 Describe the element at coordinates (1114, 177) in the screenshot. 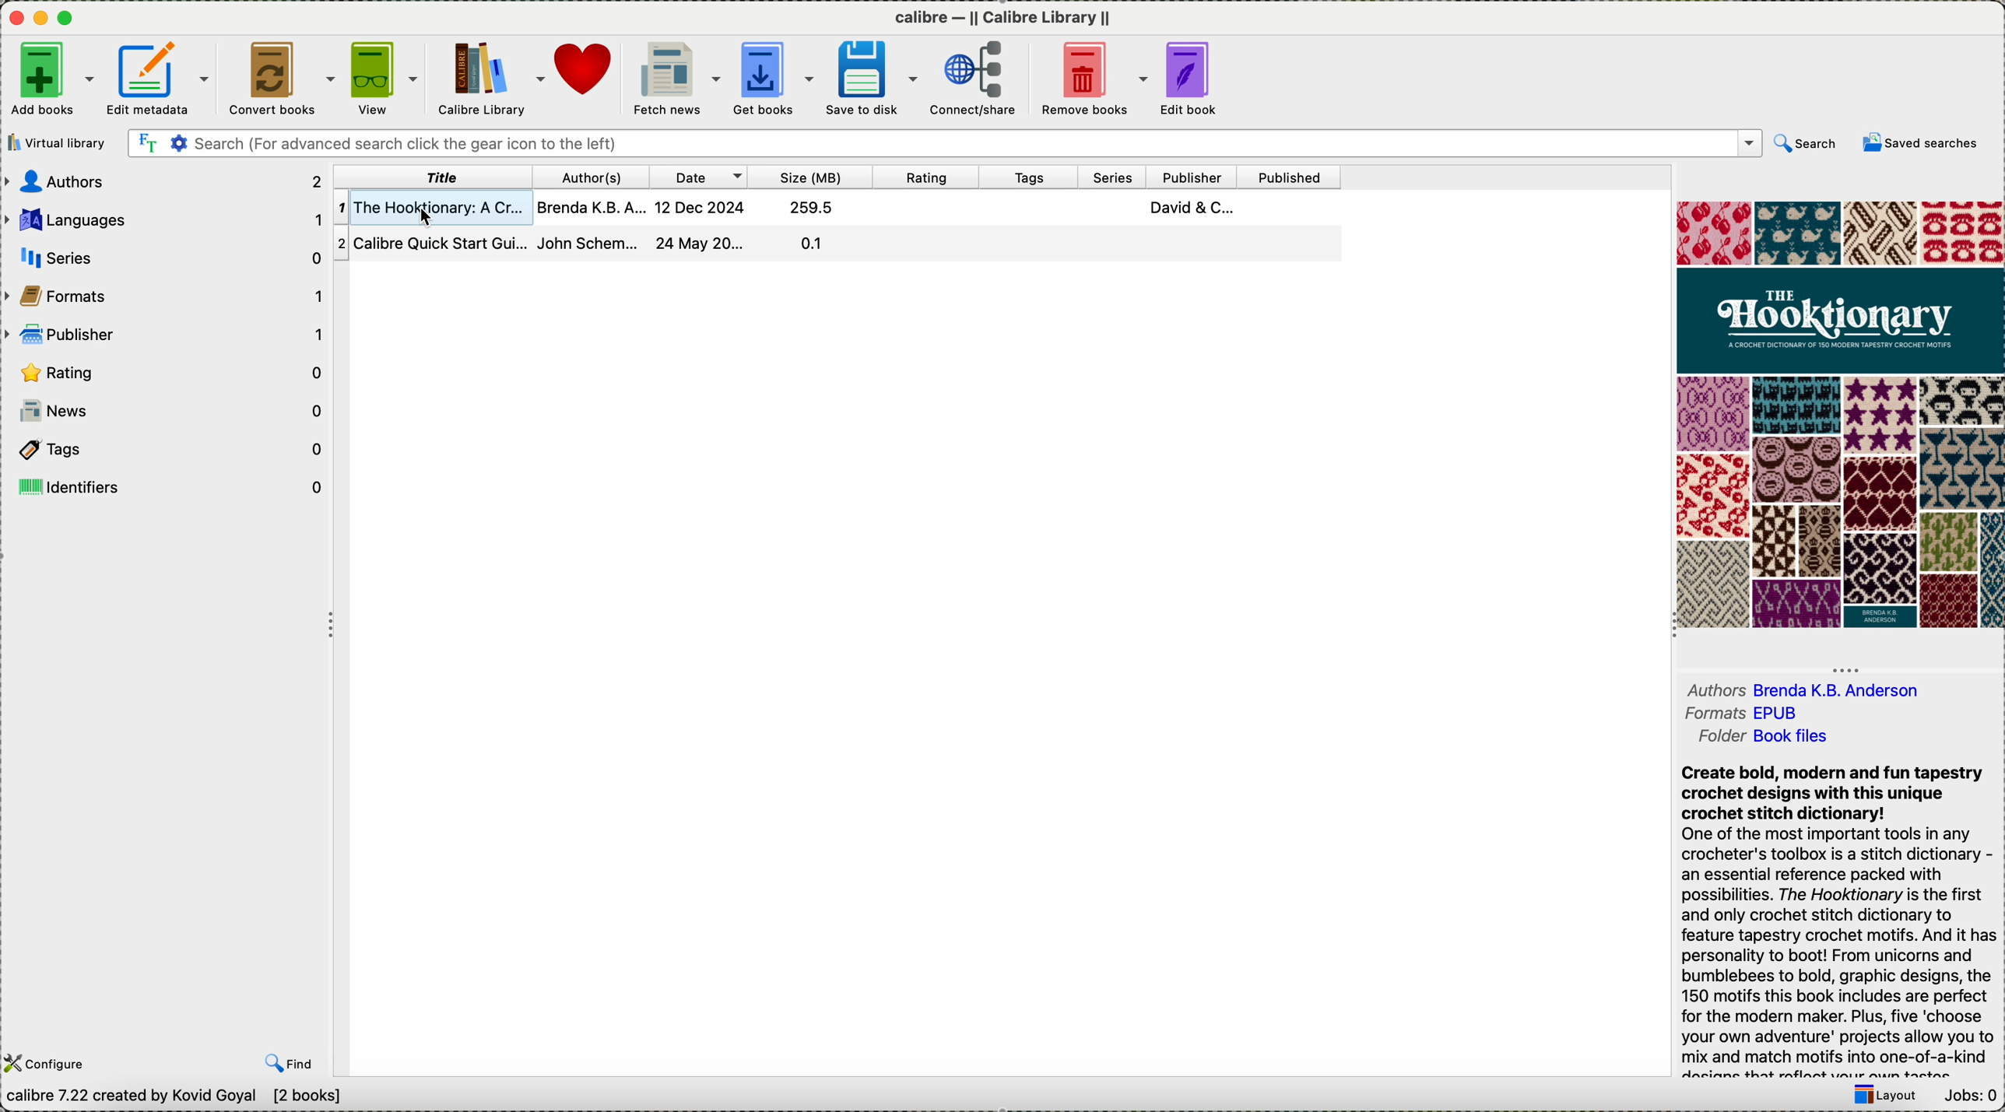

I see `series` at that location.